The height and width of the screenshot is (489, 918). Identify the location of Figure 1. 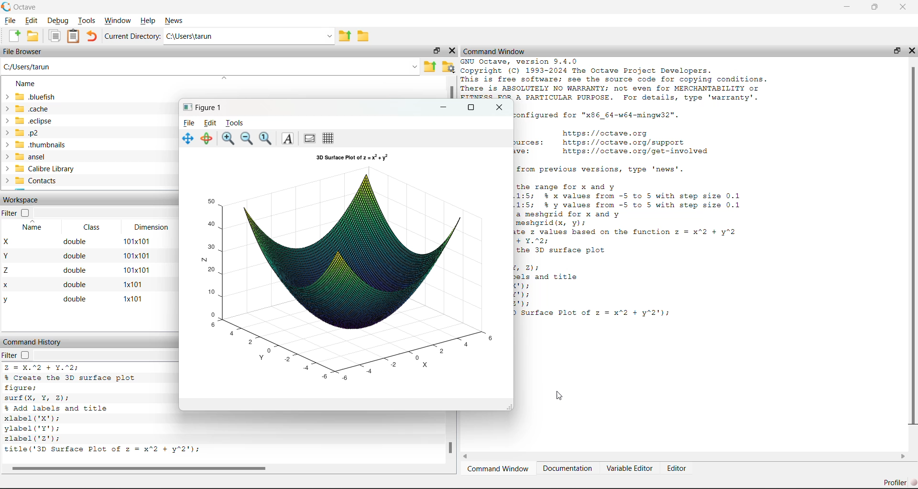
(203, 107).